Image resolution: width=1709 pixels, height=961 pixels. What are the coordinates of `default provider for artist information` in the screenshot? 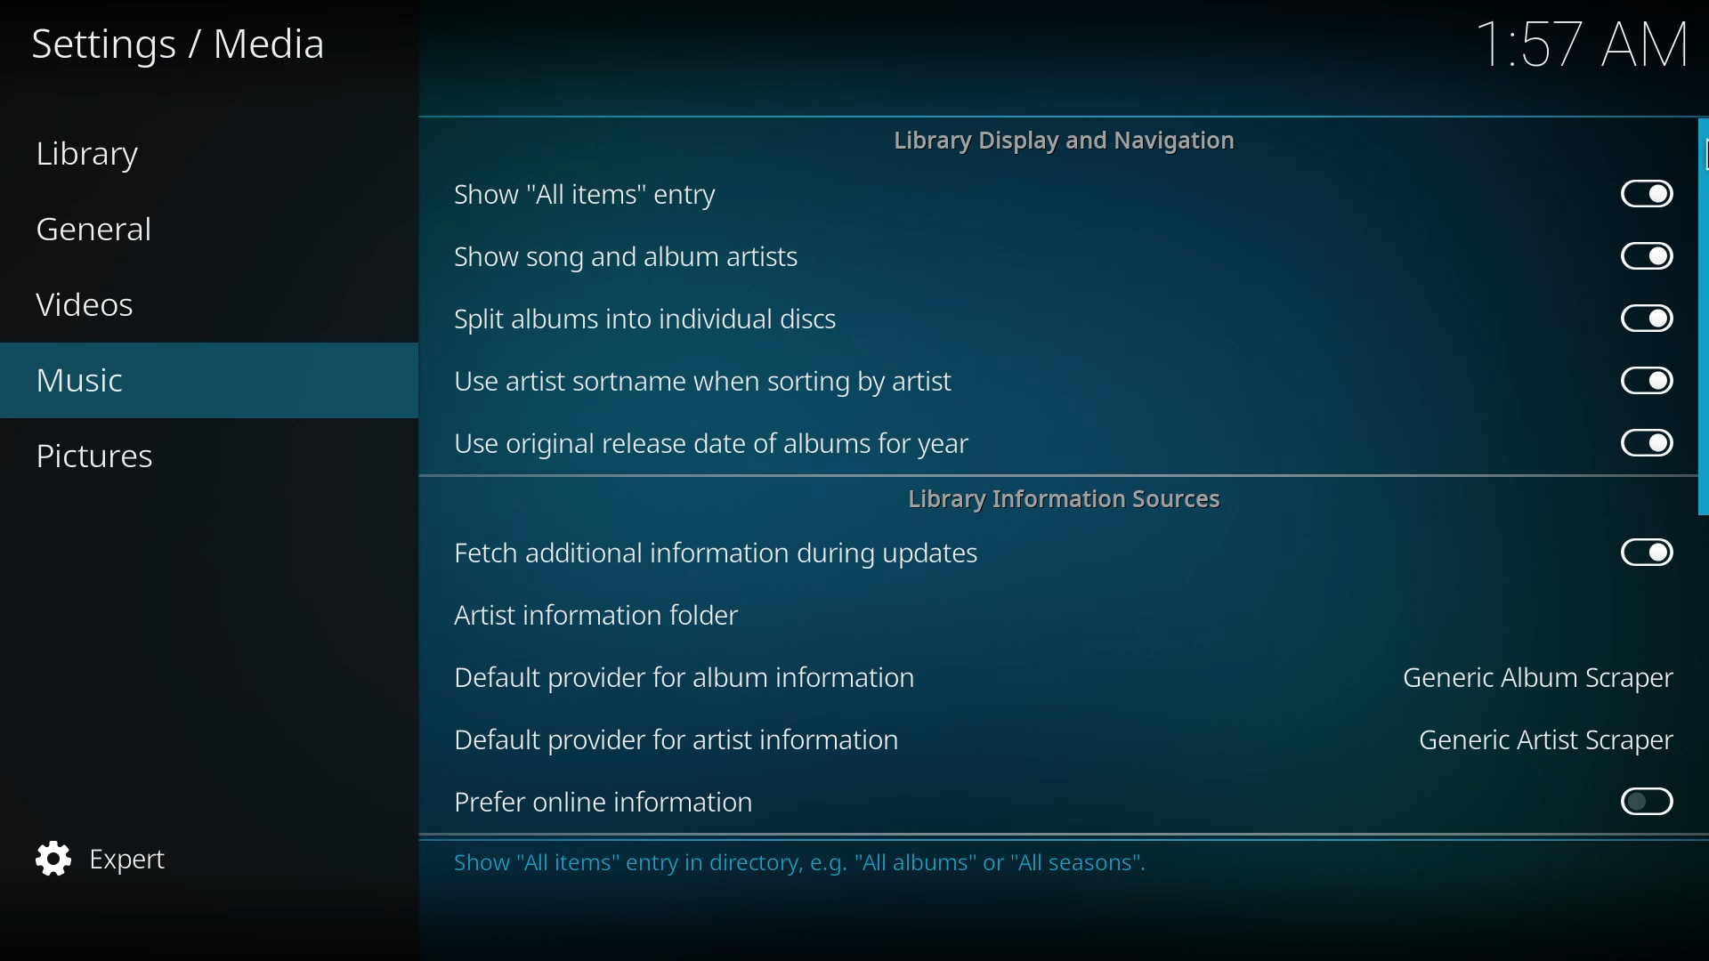 It's located at (678, 740).